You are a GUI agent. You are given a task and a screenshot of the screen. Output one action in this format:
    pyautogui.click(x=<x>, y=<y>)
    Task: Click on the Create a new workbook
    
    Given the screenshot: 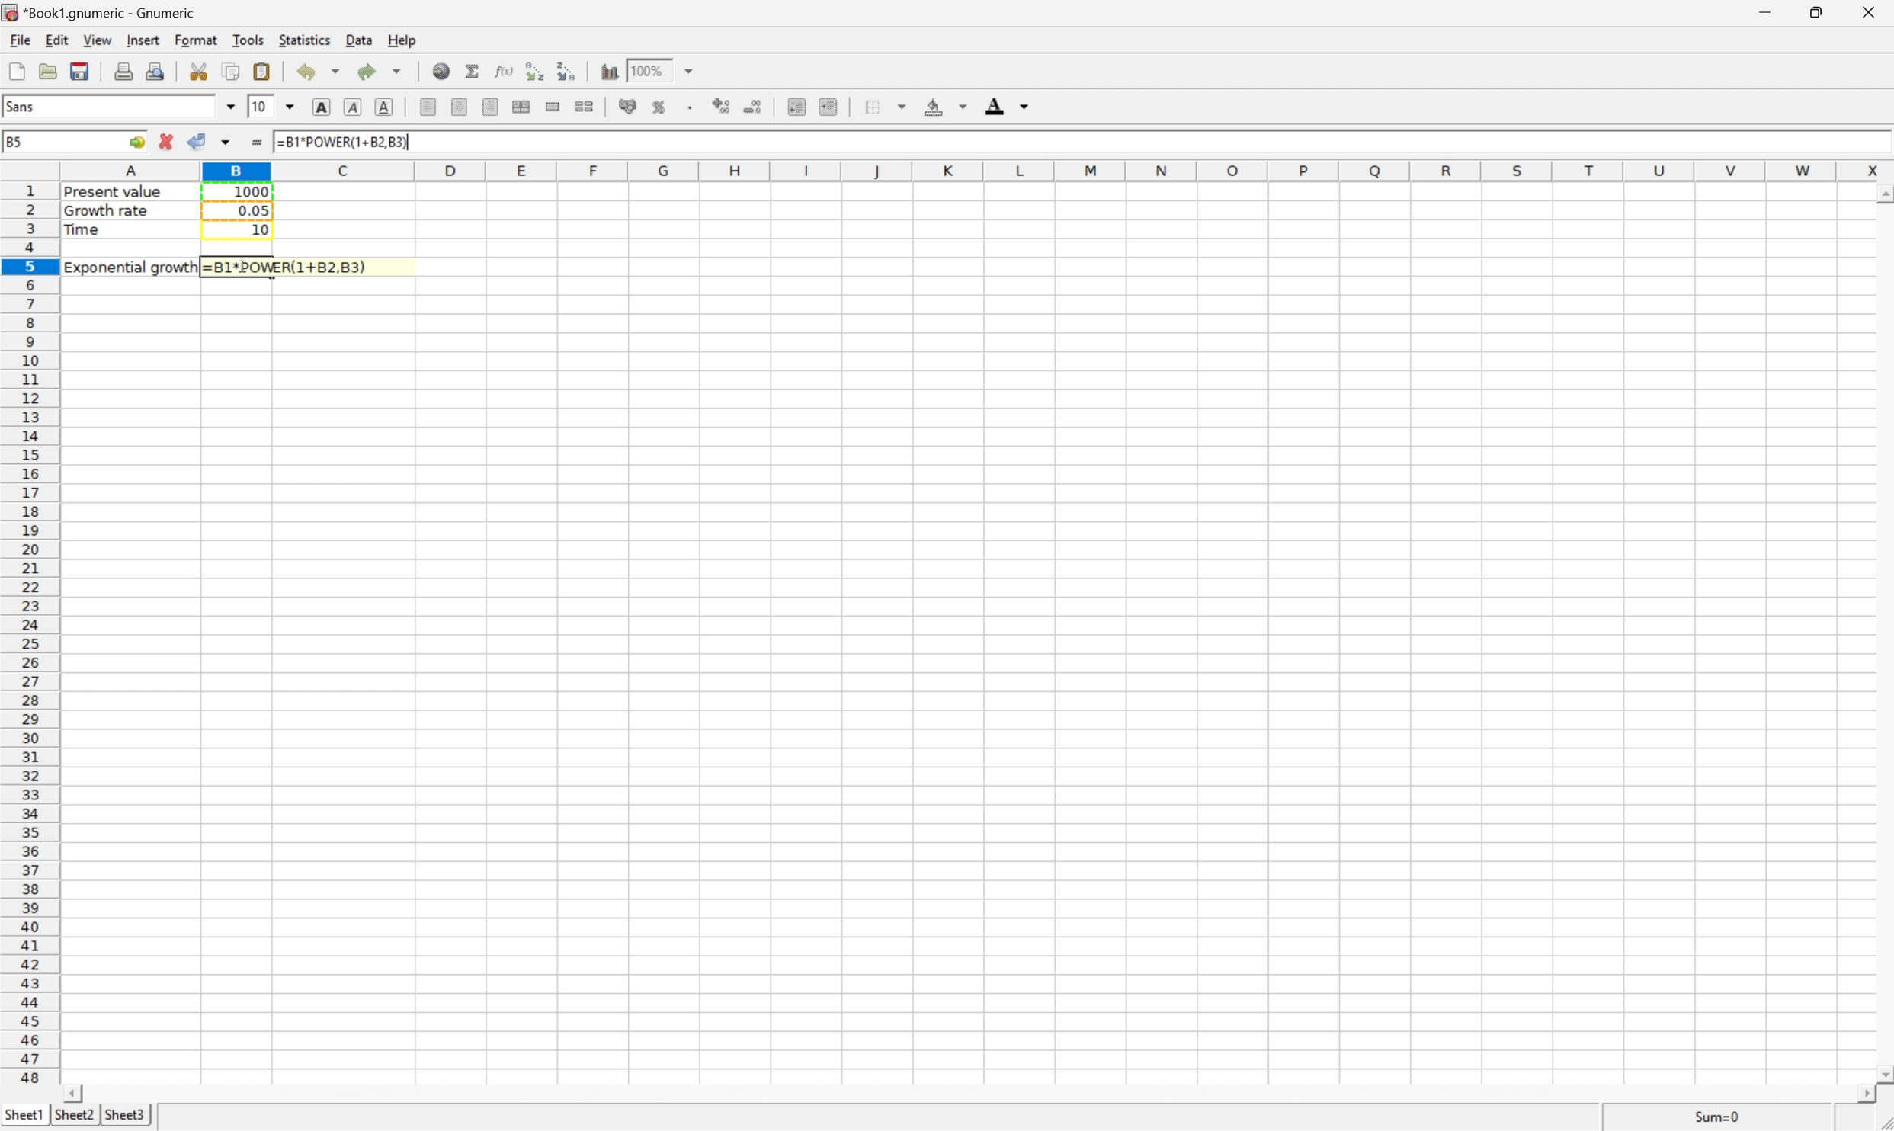 What is the action you would take?
    pyautogui.click(x=18, y=71)
    